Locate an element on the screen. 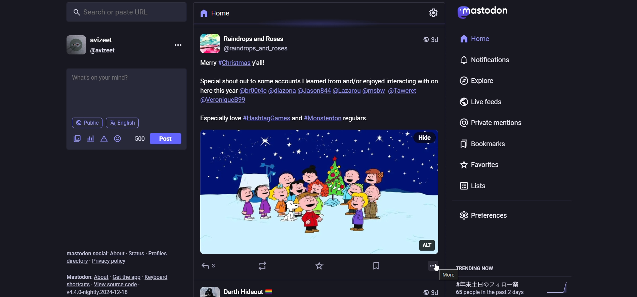  about is located at coordinates (101, 276).